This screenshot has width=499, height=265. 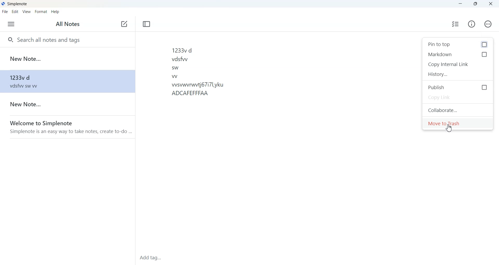 What do you see at coordinates (41, 12) in the screenshot?
I see `Format` at bounding box center [41, 12].